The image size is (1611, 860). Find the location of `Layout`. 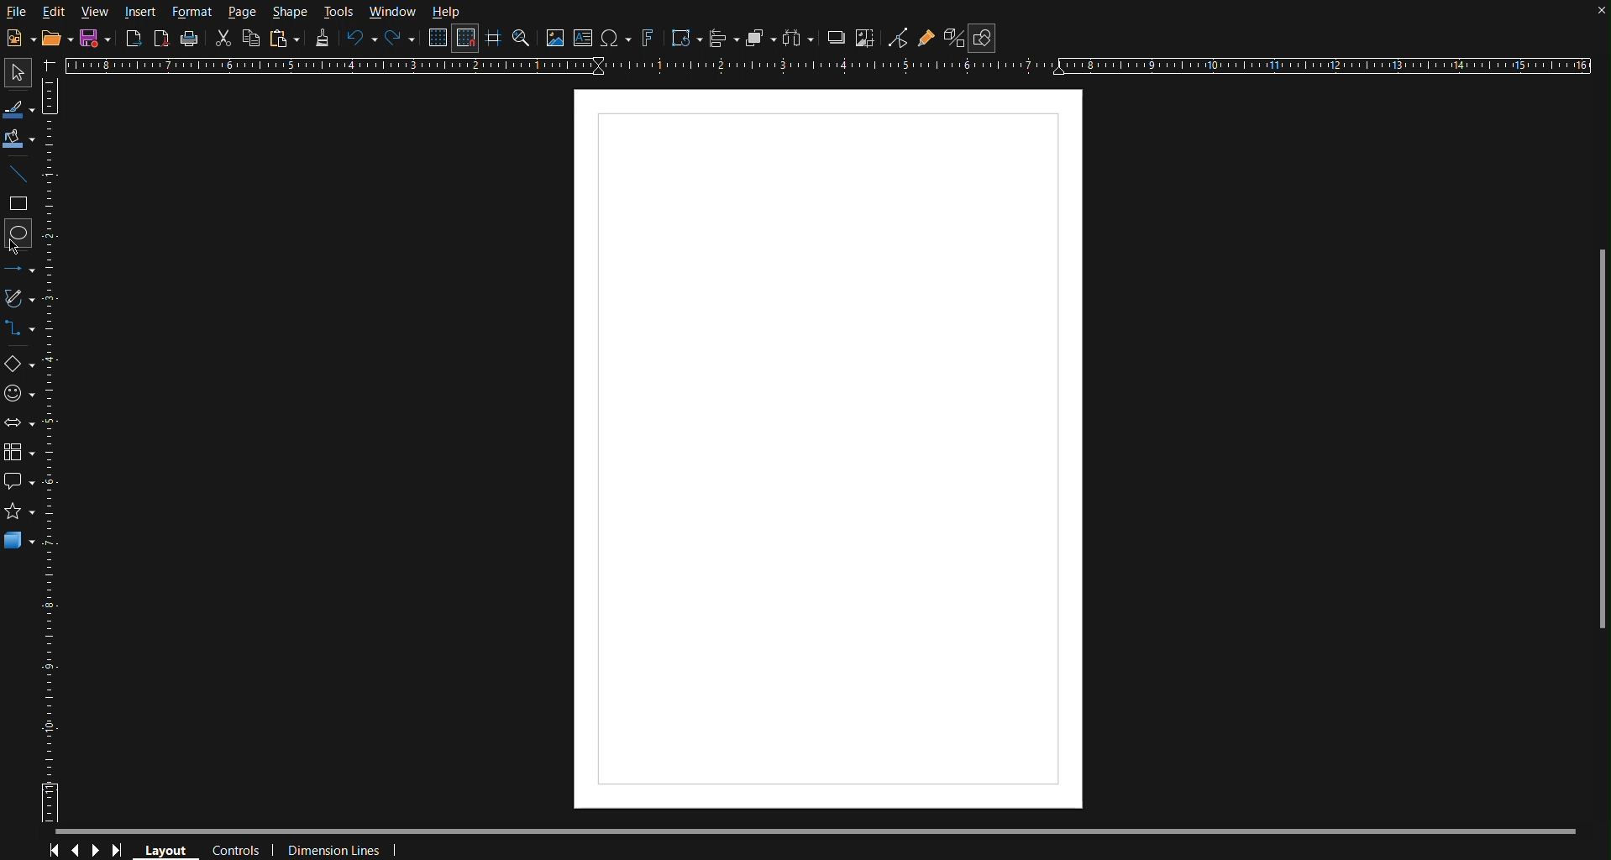

Layout is located at coordinates (171, 848).